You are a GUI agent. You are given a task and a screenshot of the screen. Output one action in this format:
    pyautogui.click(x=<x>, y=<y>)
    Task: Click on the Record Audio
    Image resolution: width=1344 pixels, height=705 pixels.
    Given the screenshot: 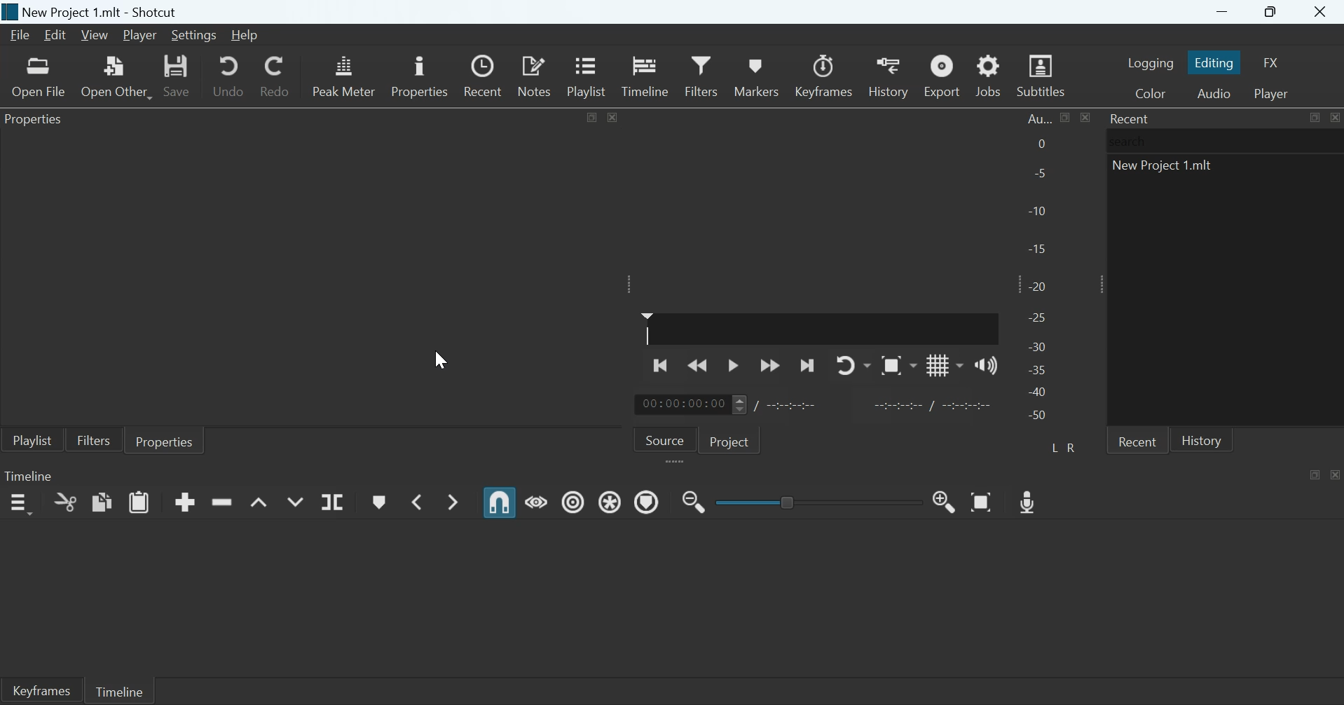 What is the action you would take?
    pyautogui.click(x=1029, y=500)
    